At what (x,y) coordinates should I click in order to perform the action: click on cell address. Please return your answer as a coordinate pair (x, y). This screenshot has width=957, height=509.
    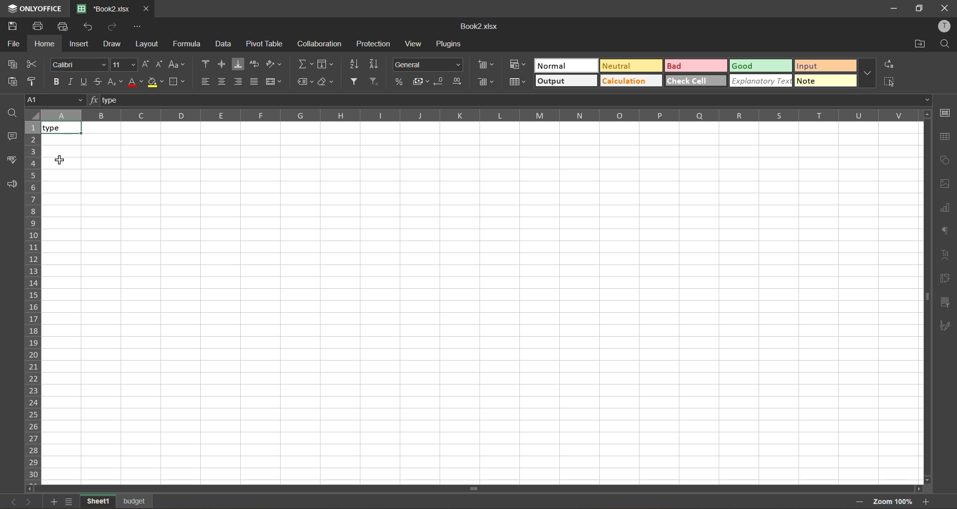
    Looking at the image, I should click on (54, 100).